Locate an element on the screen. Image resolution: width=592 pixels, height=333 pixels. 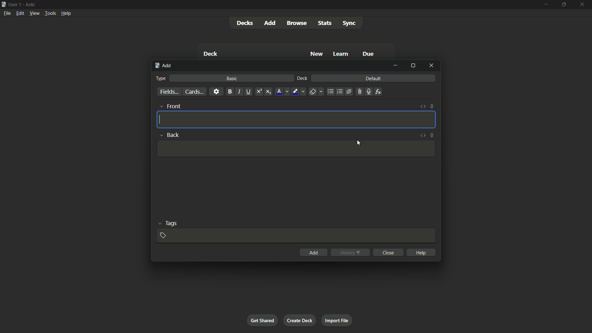
deck is located at coordinates (211, 54).